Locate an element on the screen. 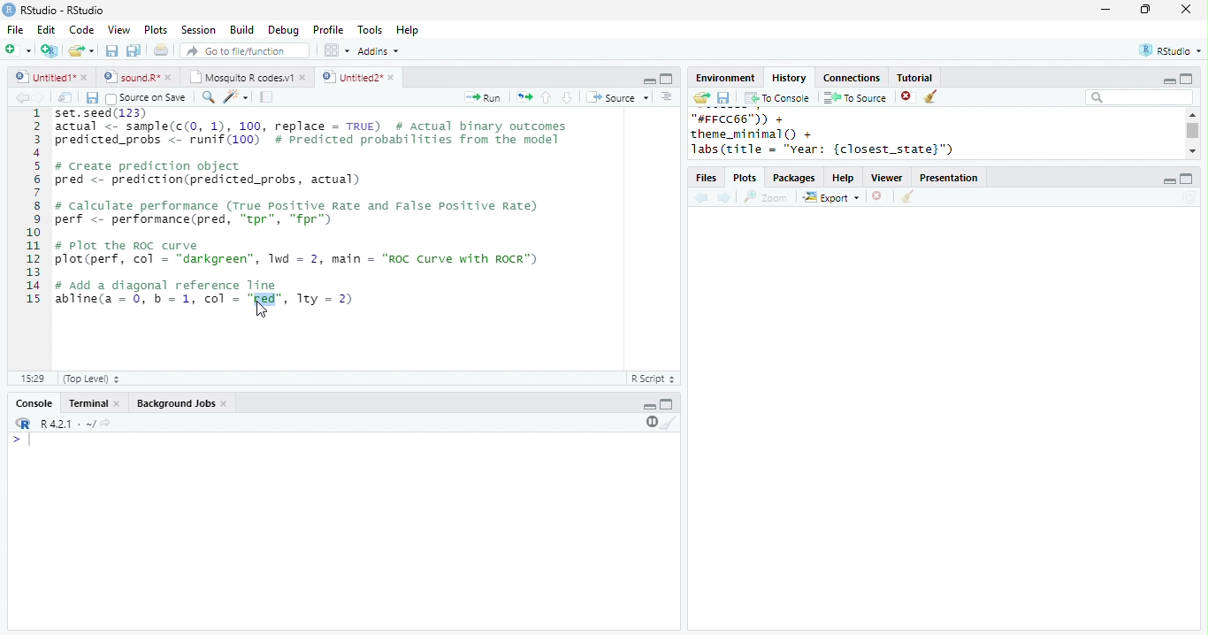  scroll up is located at coordinates (1191, 114).